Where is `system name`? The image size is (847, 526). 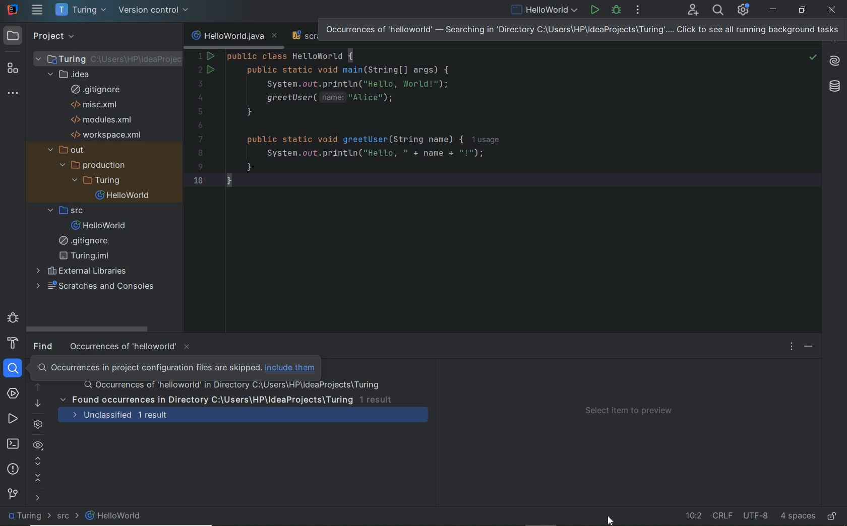 system name is located at coordinates (13, 10).